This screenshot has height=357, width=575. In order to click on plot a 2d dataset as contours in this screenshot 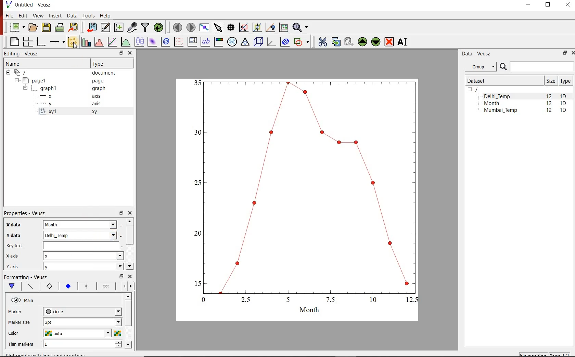, I will do `click(165, 42)`.